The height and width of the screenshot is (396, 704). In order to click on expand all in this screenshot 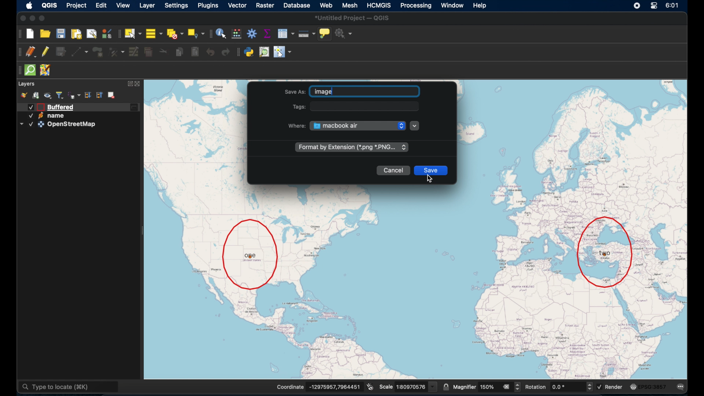, I will do `click(88, 95)`.